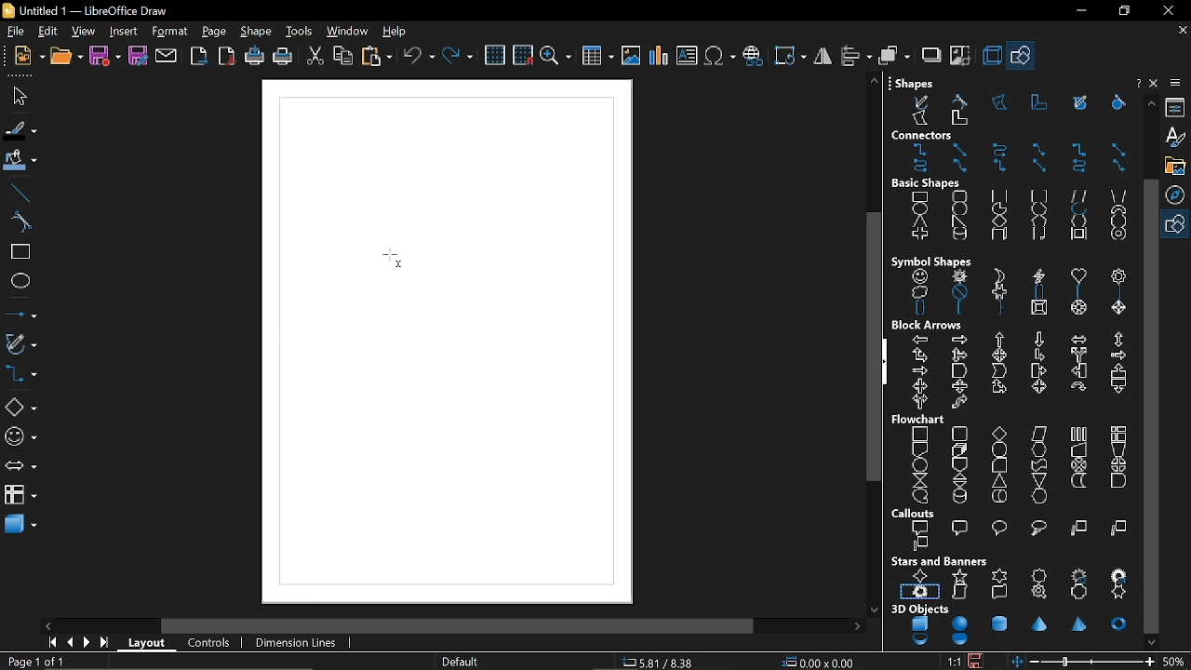 The height and width of the screenshot is (670, 1191). I want to click on print, so click(281, 57).